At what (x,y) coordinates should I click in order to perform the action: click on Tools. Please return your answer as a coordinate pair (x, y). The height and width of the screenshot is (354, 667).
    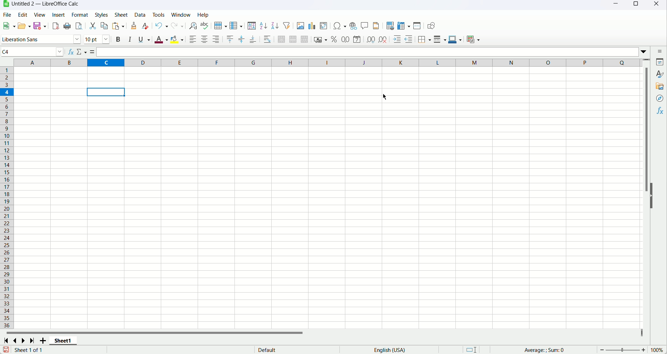
    Looking at the image, I should click on (158, 15).